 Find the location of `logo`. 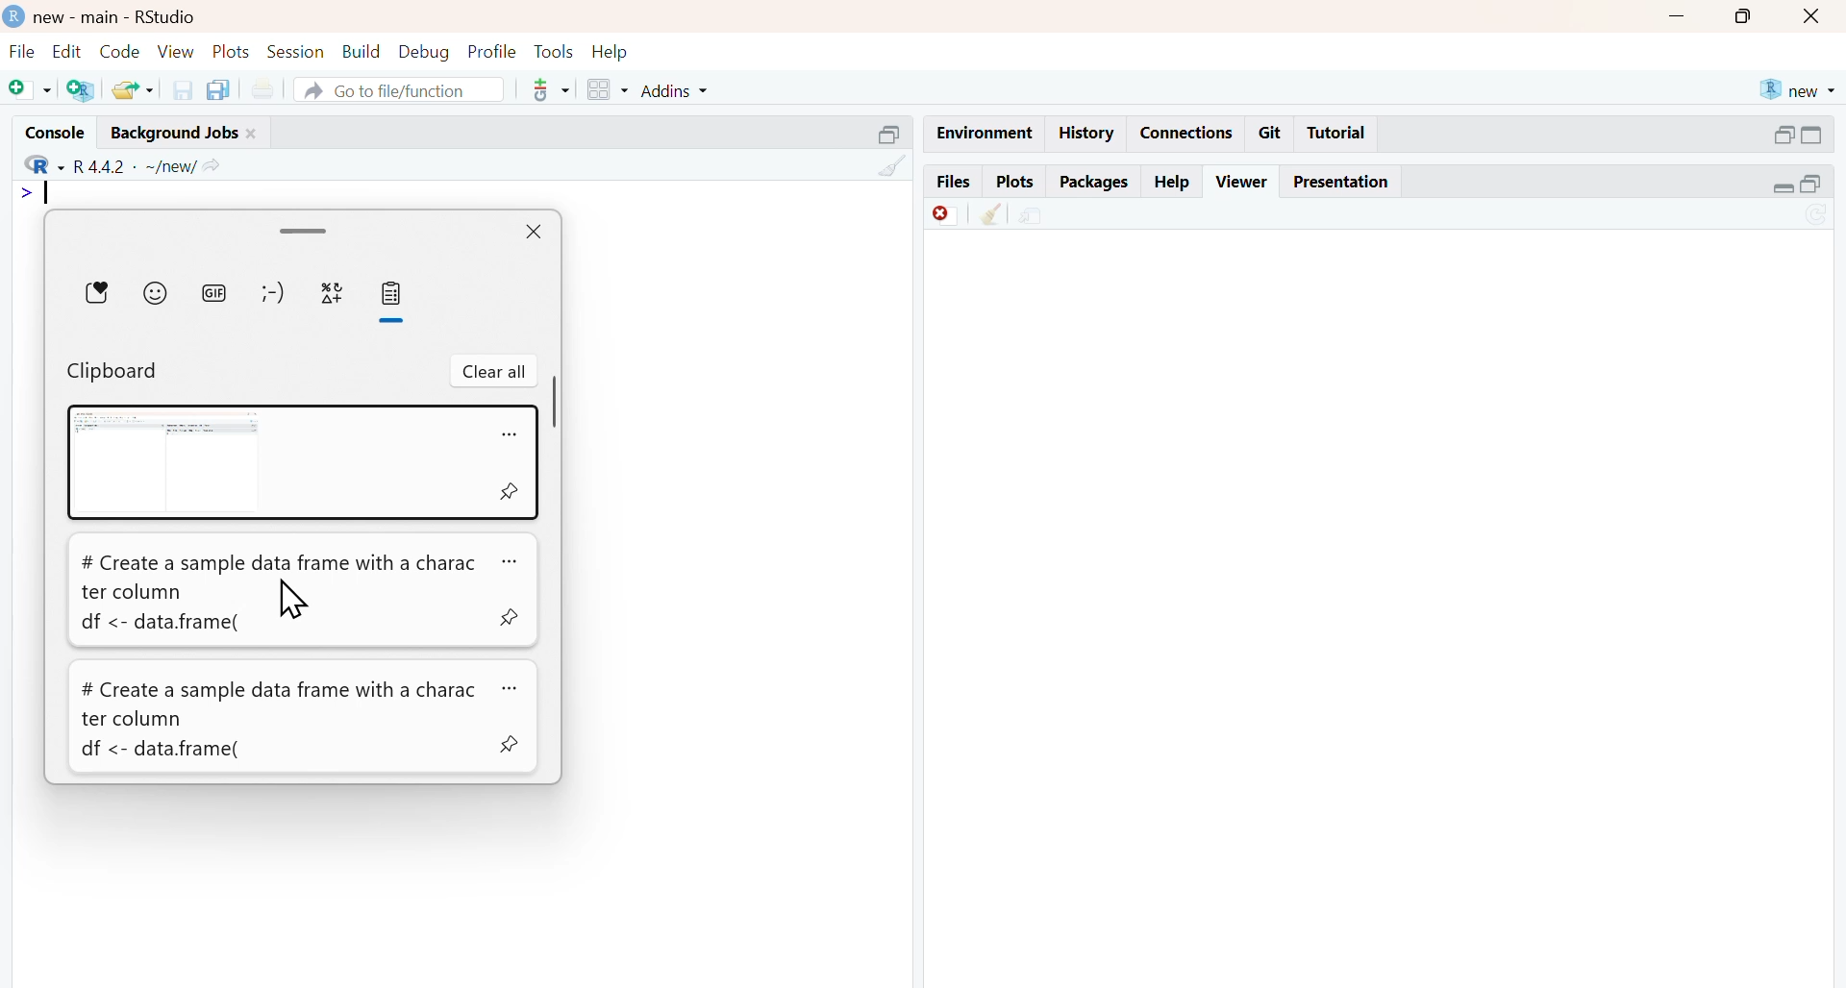

logo is located at coordinates (16, 15).